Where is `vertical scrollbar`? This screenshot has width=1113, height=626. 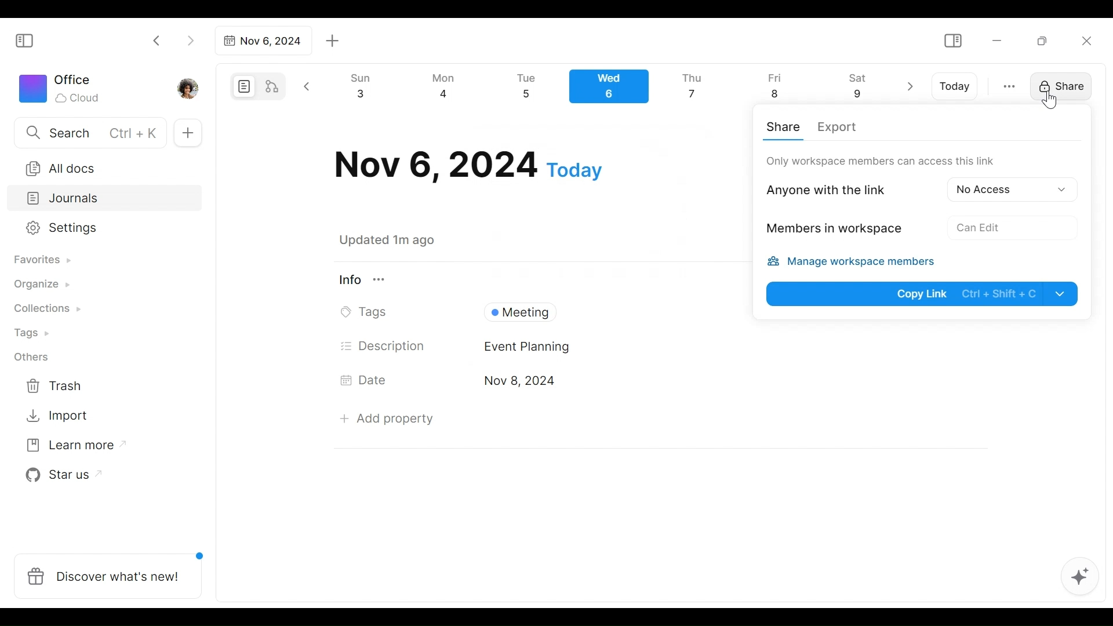
vertical scrollbar is located at coordinates (1102, 329).